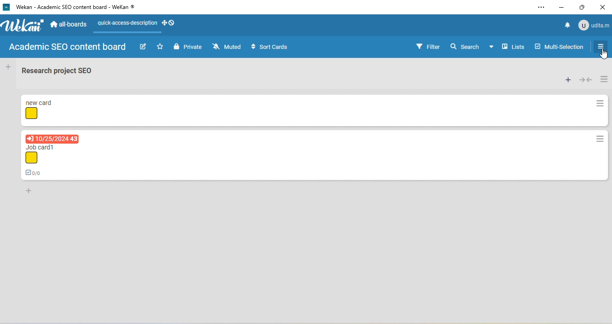 This screenshot has width=612, height=324. I want to click on close, so click(604, 7).